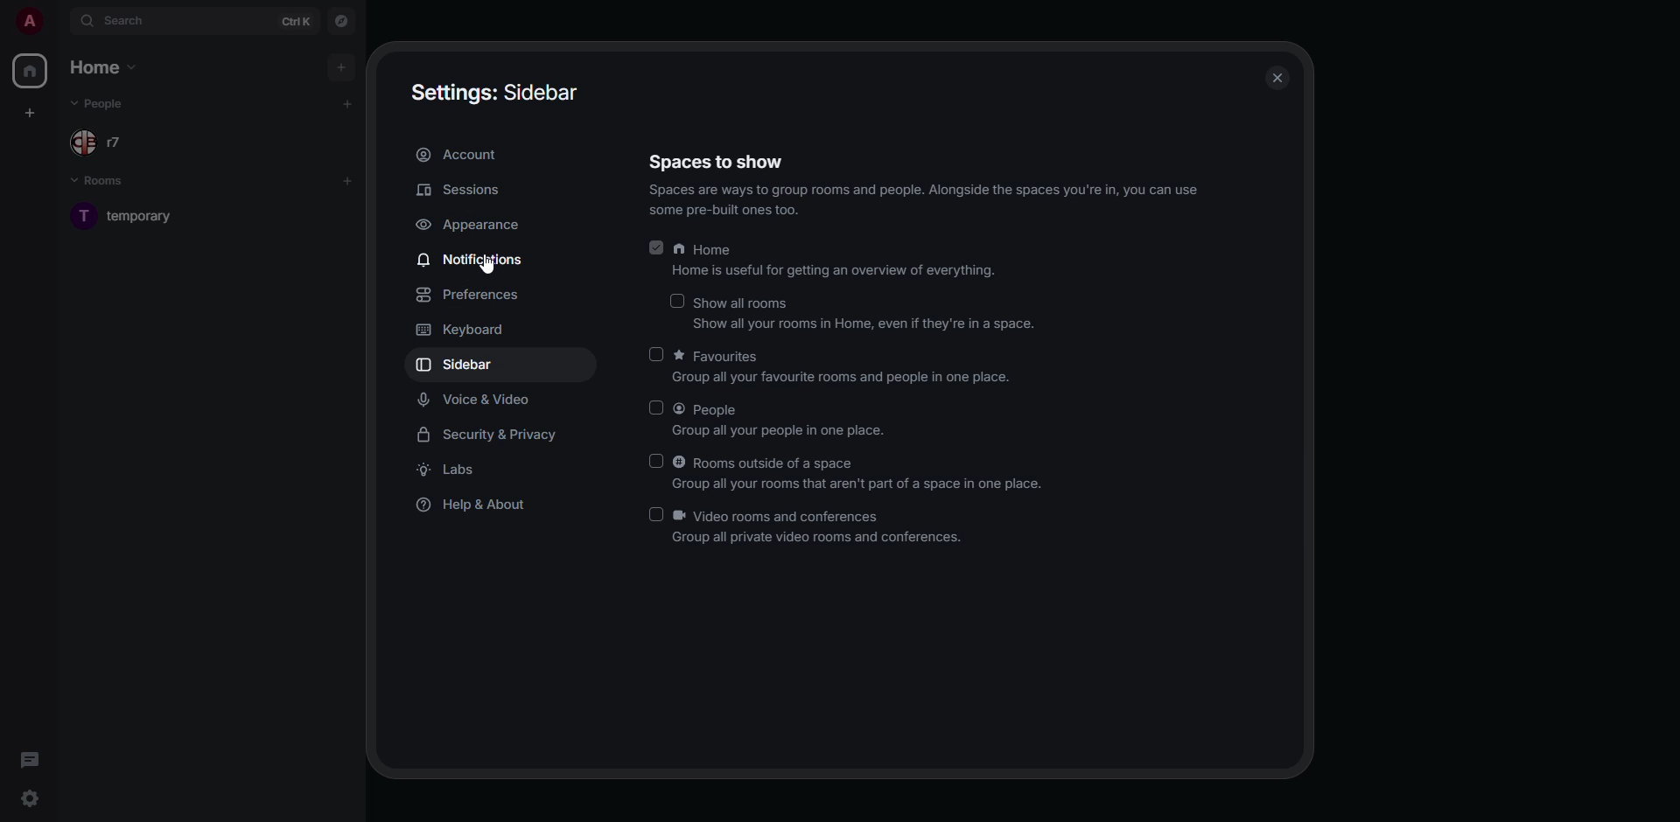 This screenshot has height=822, width=1680. What do you see at coordinates (475, 261) in the screenshot?
I see `notifications` at bounding box center [475, 261].